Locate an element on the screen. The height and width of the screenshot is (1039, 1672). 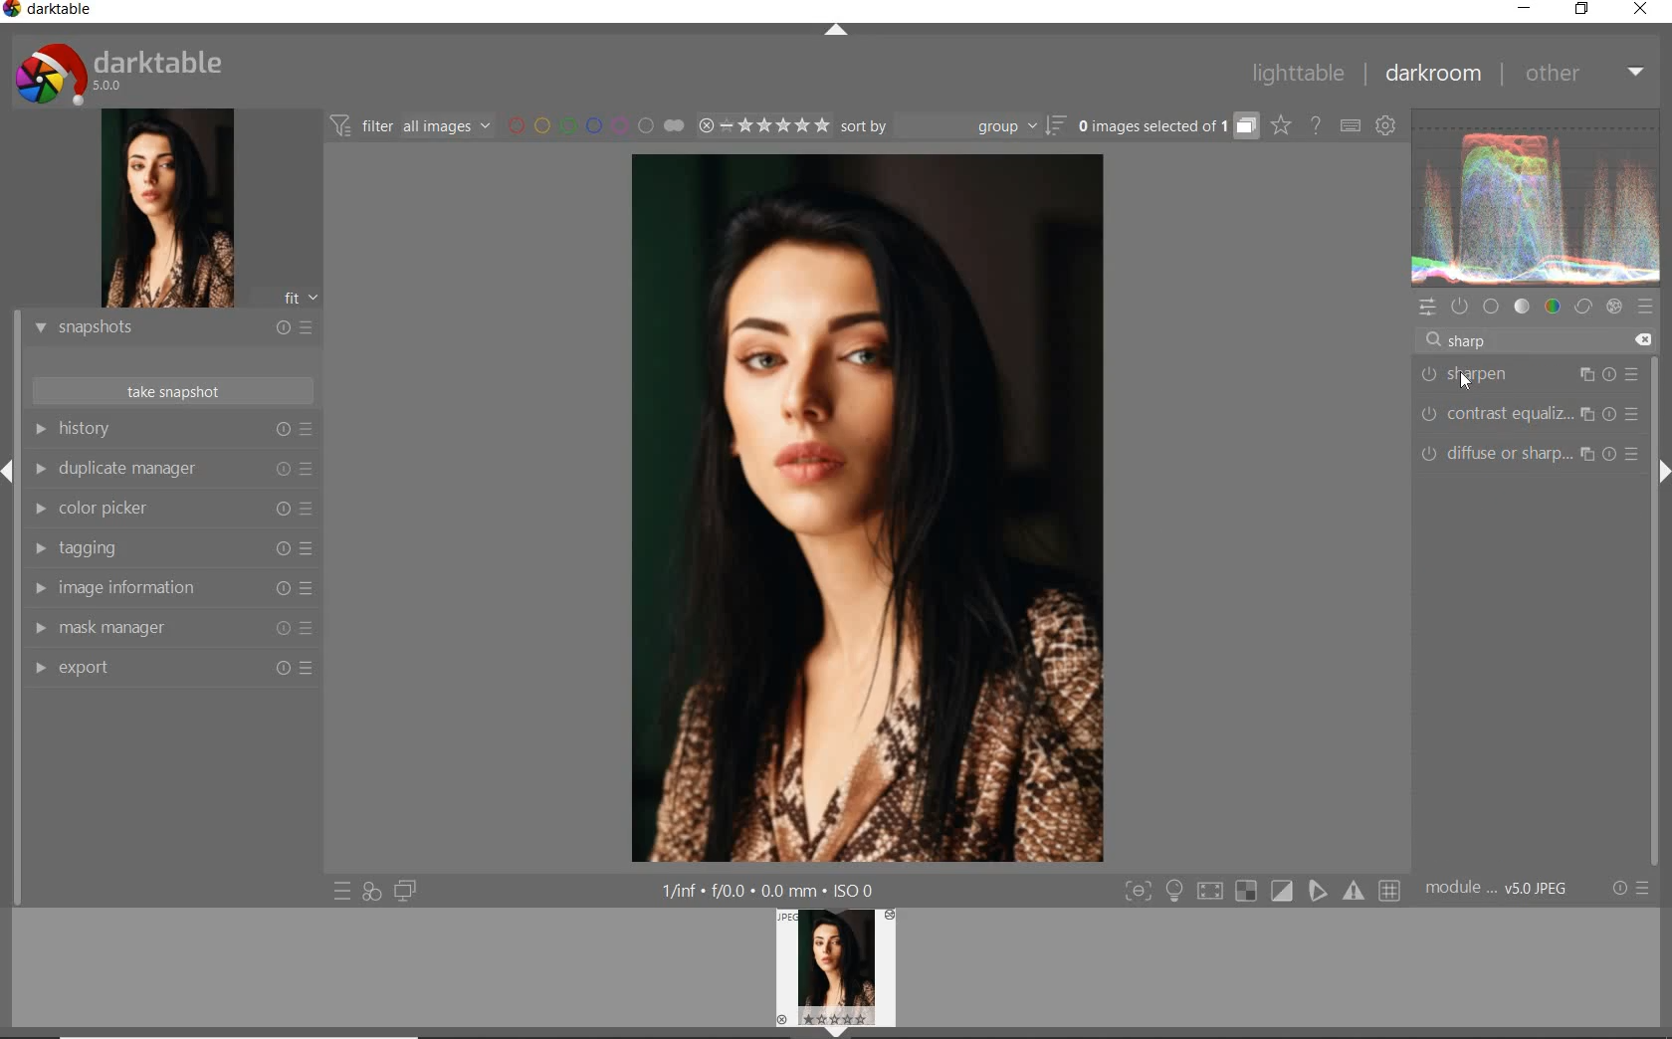
filter all images by module order is located at coordinates (412, 128).